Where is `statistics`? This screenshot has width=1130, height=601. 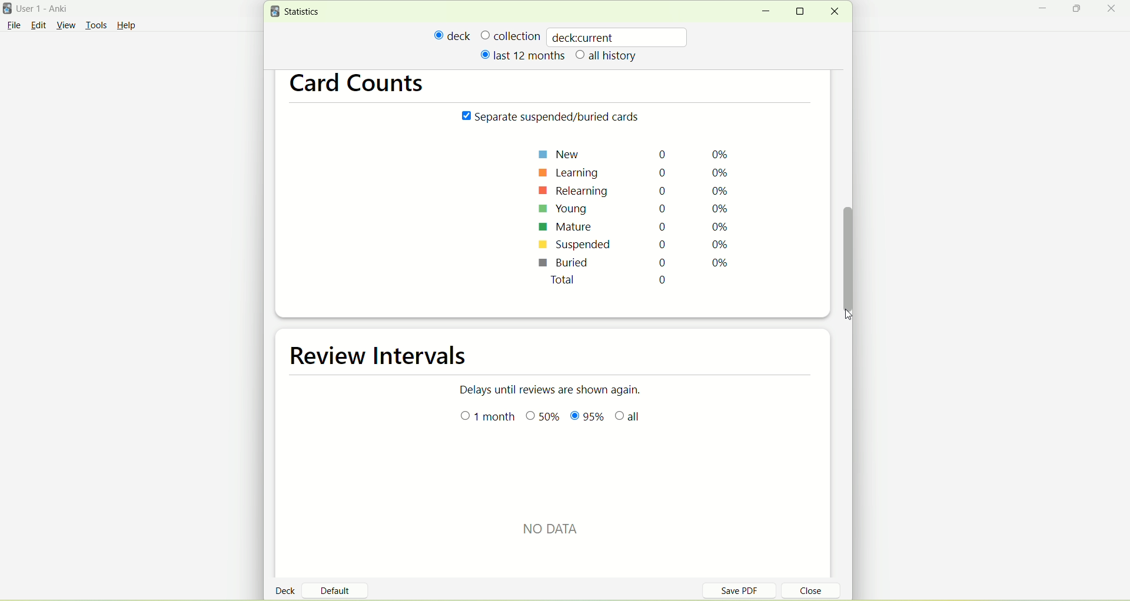 statistics is located at coordinates (298, 12).